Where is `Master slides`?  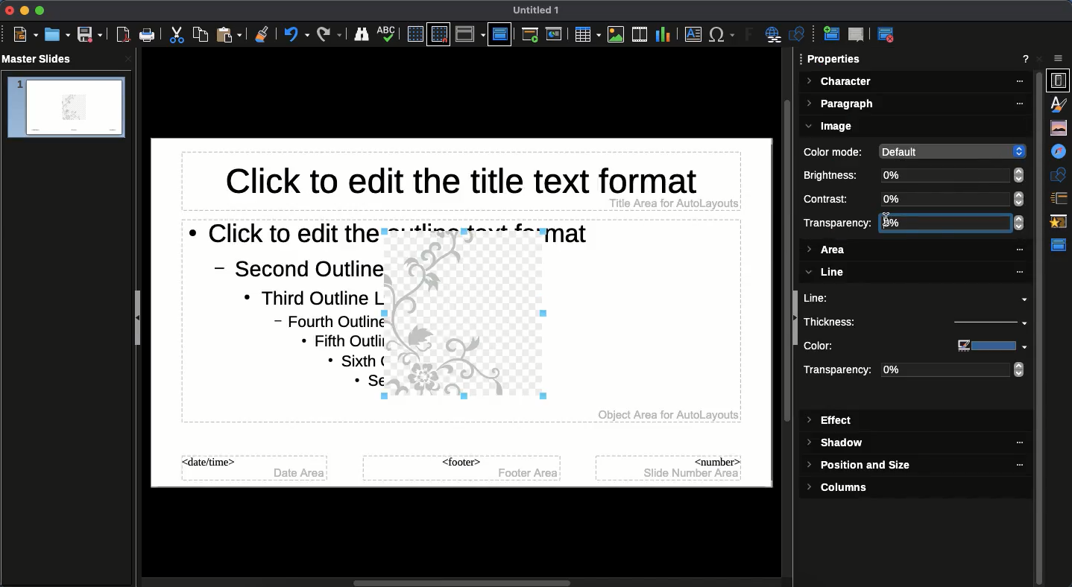
Master slides is located at coordinates (42, 60).